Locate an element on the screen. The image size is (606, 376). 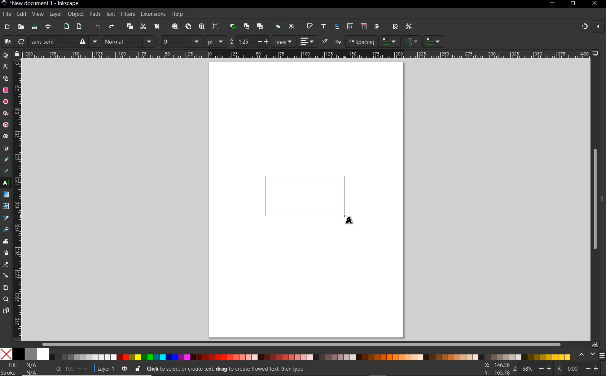
+ is located at coordinates (267, 41).